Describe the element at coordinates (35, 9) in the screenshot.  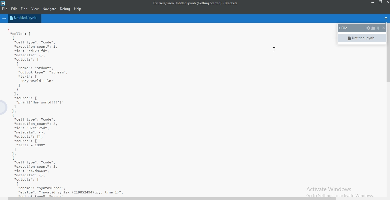
I see `View` at that location.